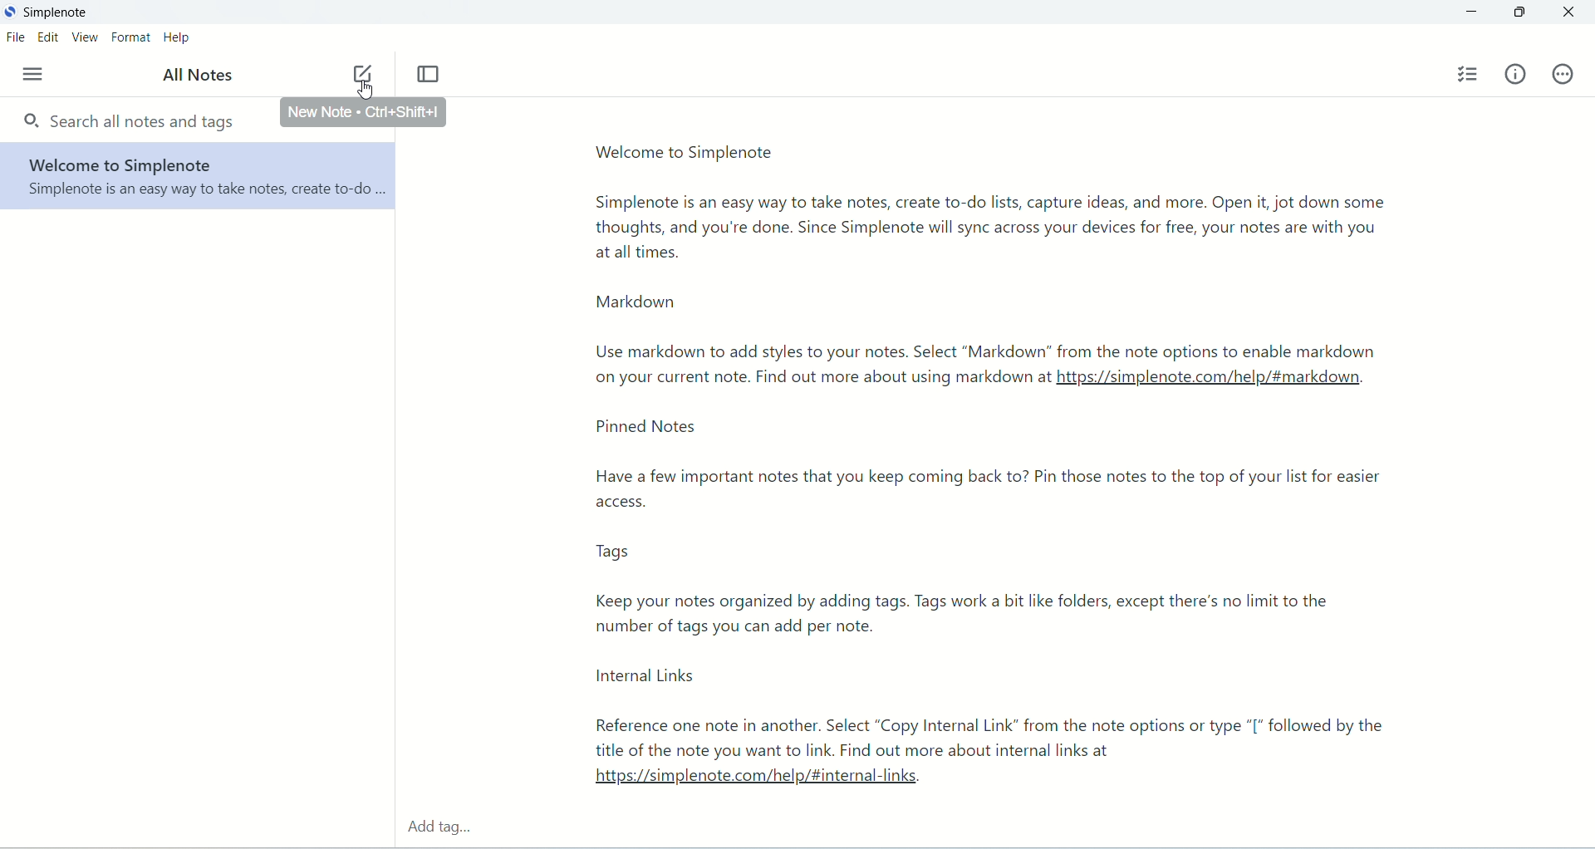 The image size is (1595, 849). Describe the element at coordinates (129, 37) in the screenshot. I see `format` at that location.